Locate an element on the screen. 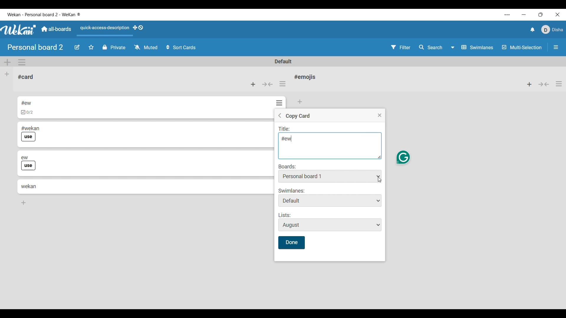  Card 2 is located at coordinates (49, 127).